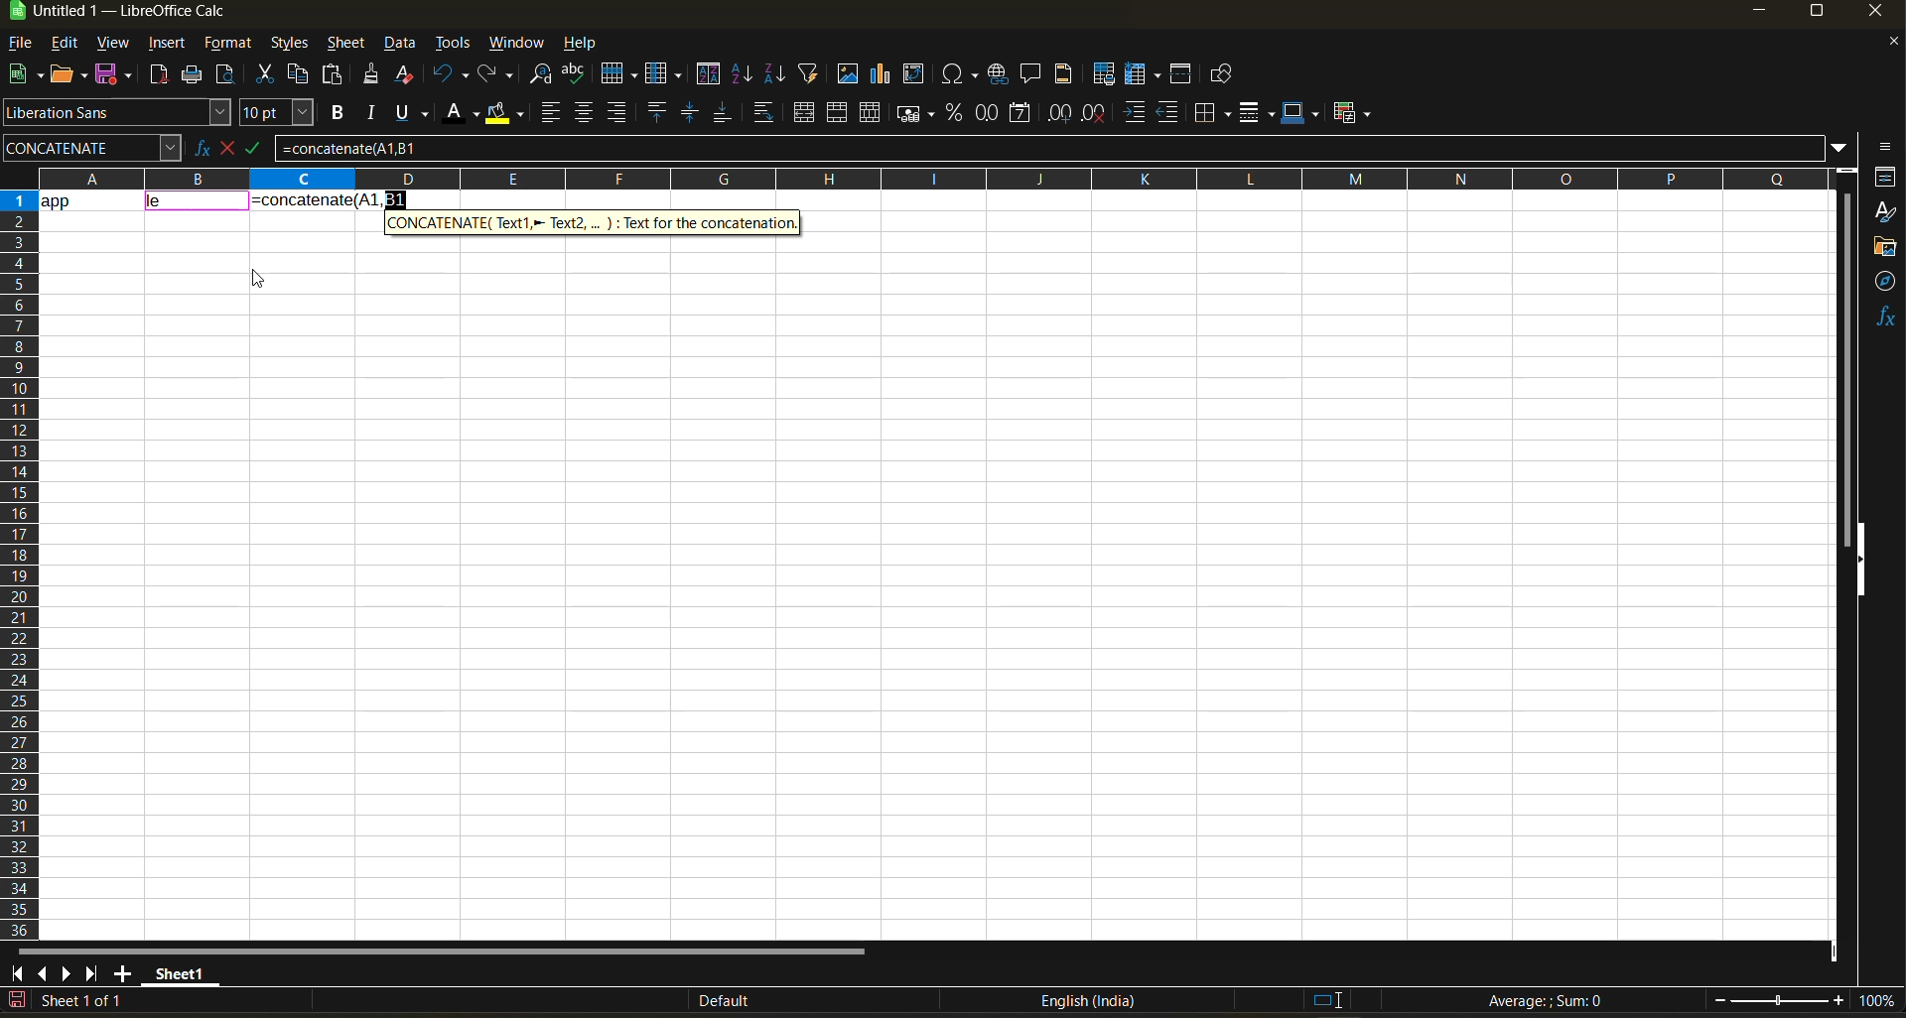  What do you see at coordinates (921, 113) in the screenshot?
I see `format as currency` at bounding box center [921, 113].